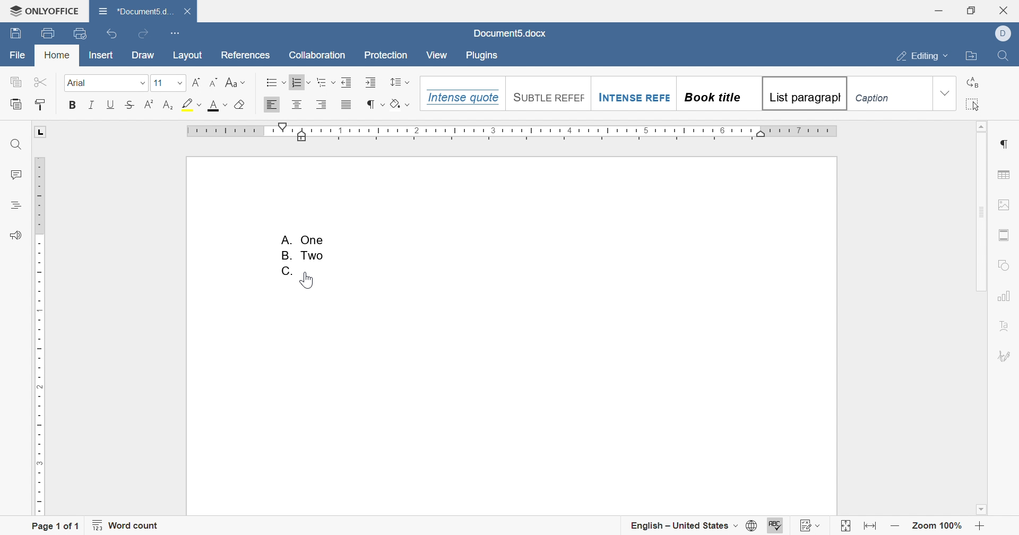  I want to click on image settings, so click(1004, 205).